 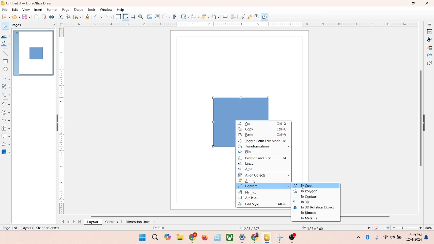 What do you see at coordinates (6, 36) in the screenshot?
I see `line color` at bounding box center [6, 36].